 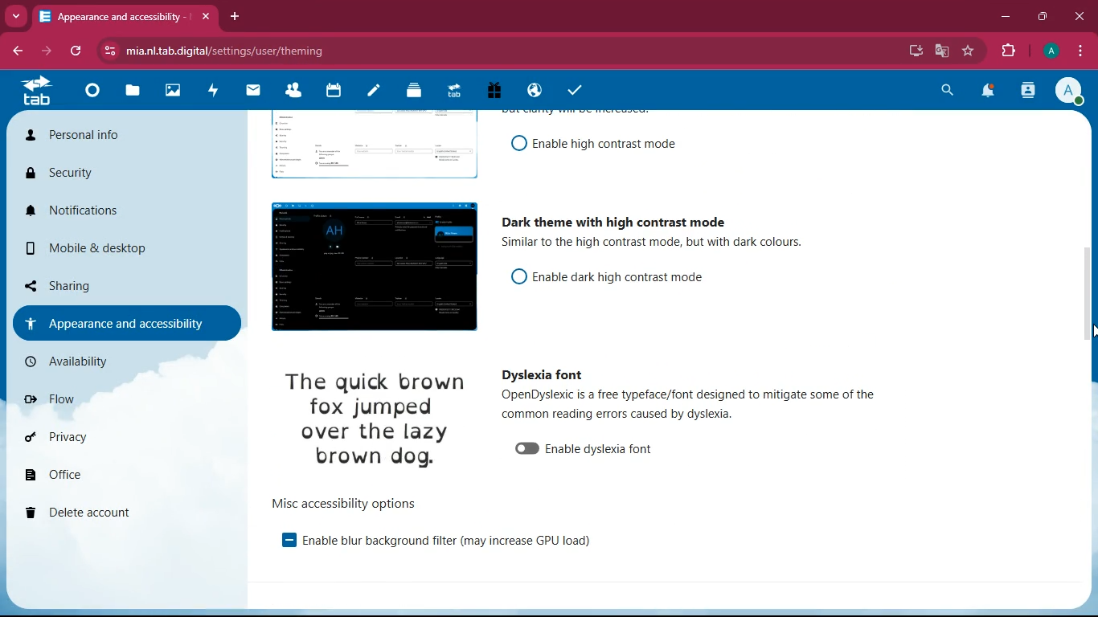 I want to click on enable, so click(x=600, y=450).